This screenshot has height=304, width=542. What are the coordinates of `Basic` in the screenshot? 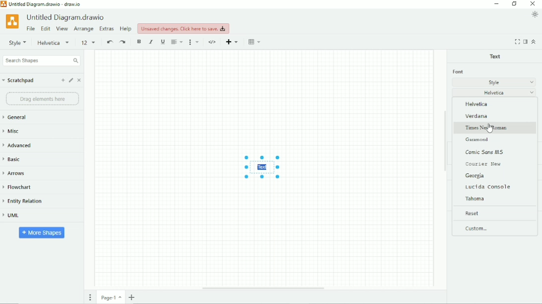 It's located at (19, 159).